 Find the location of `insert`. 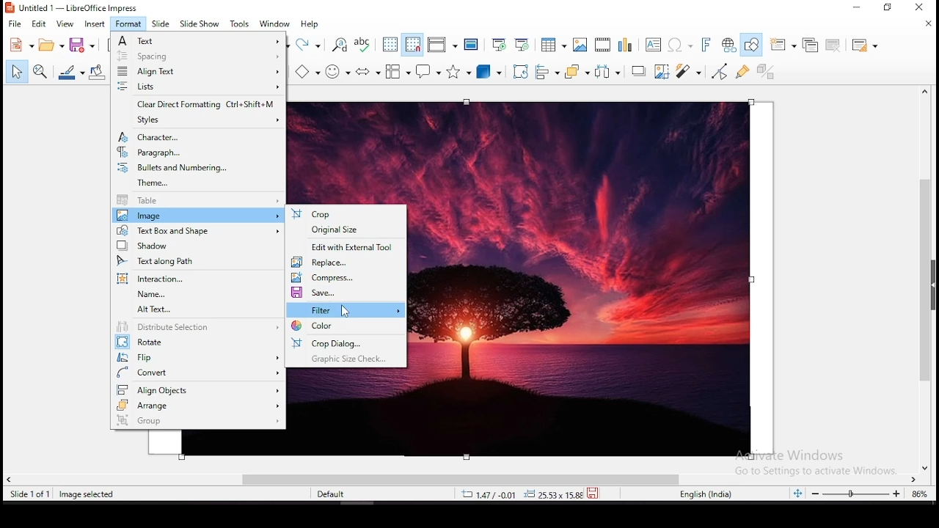

insert is located at coordinates (95, 24).